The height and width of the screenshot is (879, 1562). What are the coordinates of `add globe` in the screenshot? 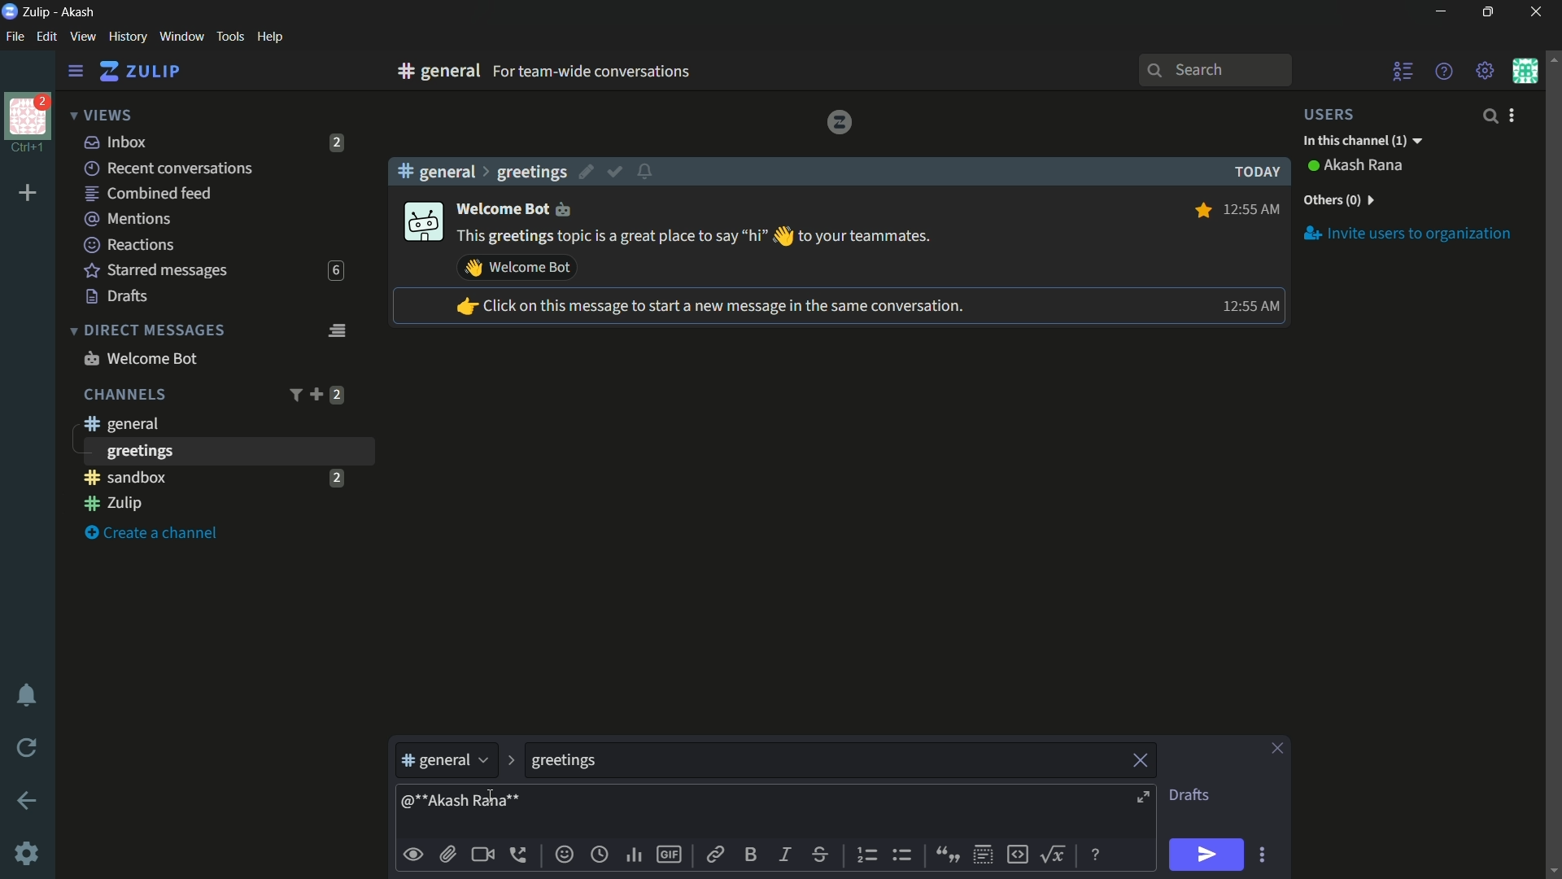 It's located at (600, 856).